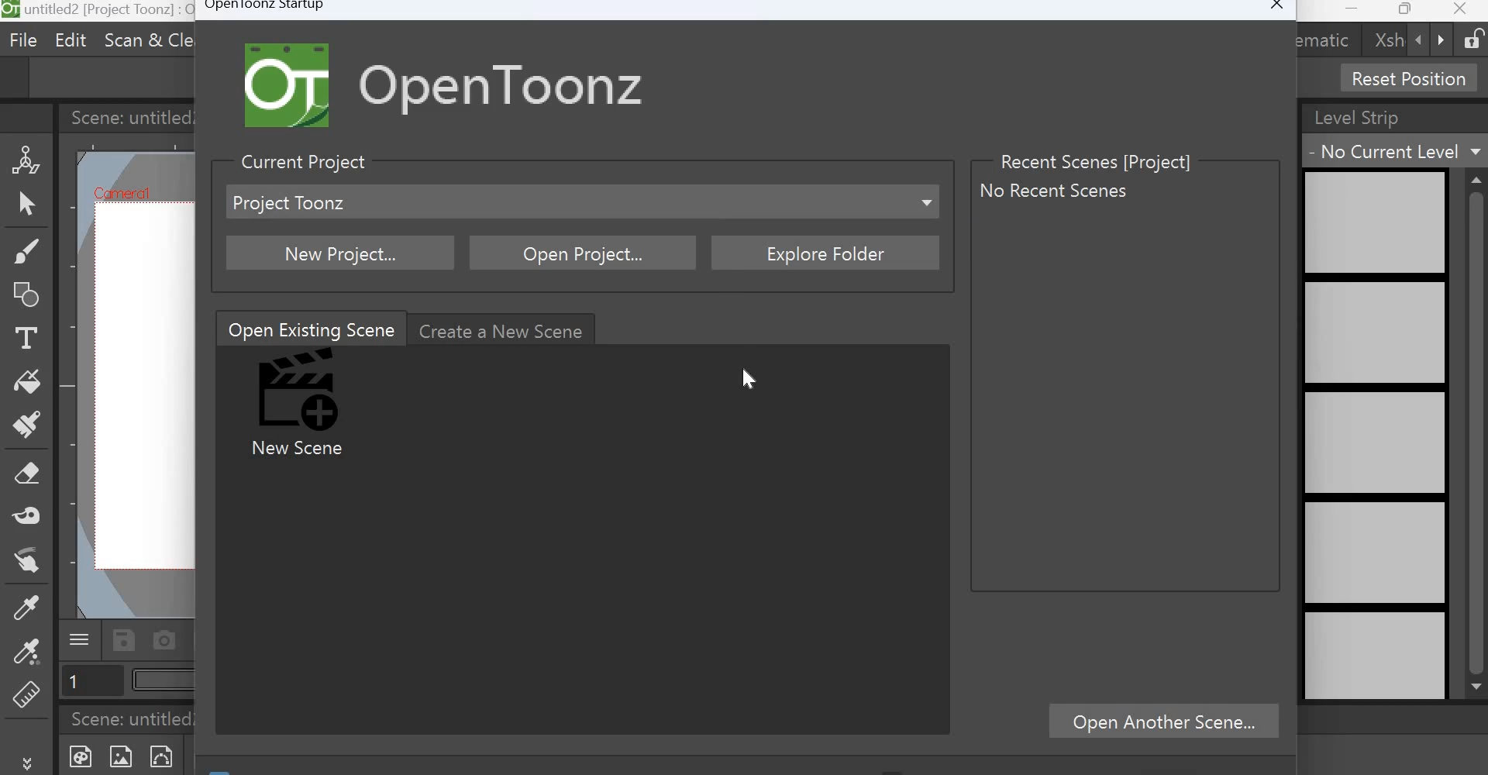  What do you see at coordinates (33, 566) in the screenshot?
I see `Finger tool` at bounding box center [33, 566].